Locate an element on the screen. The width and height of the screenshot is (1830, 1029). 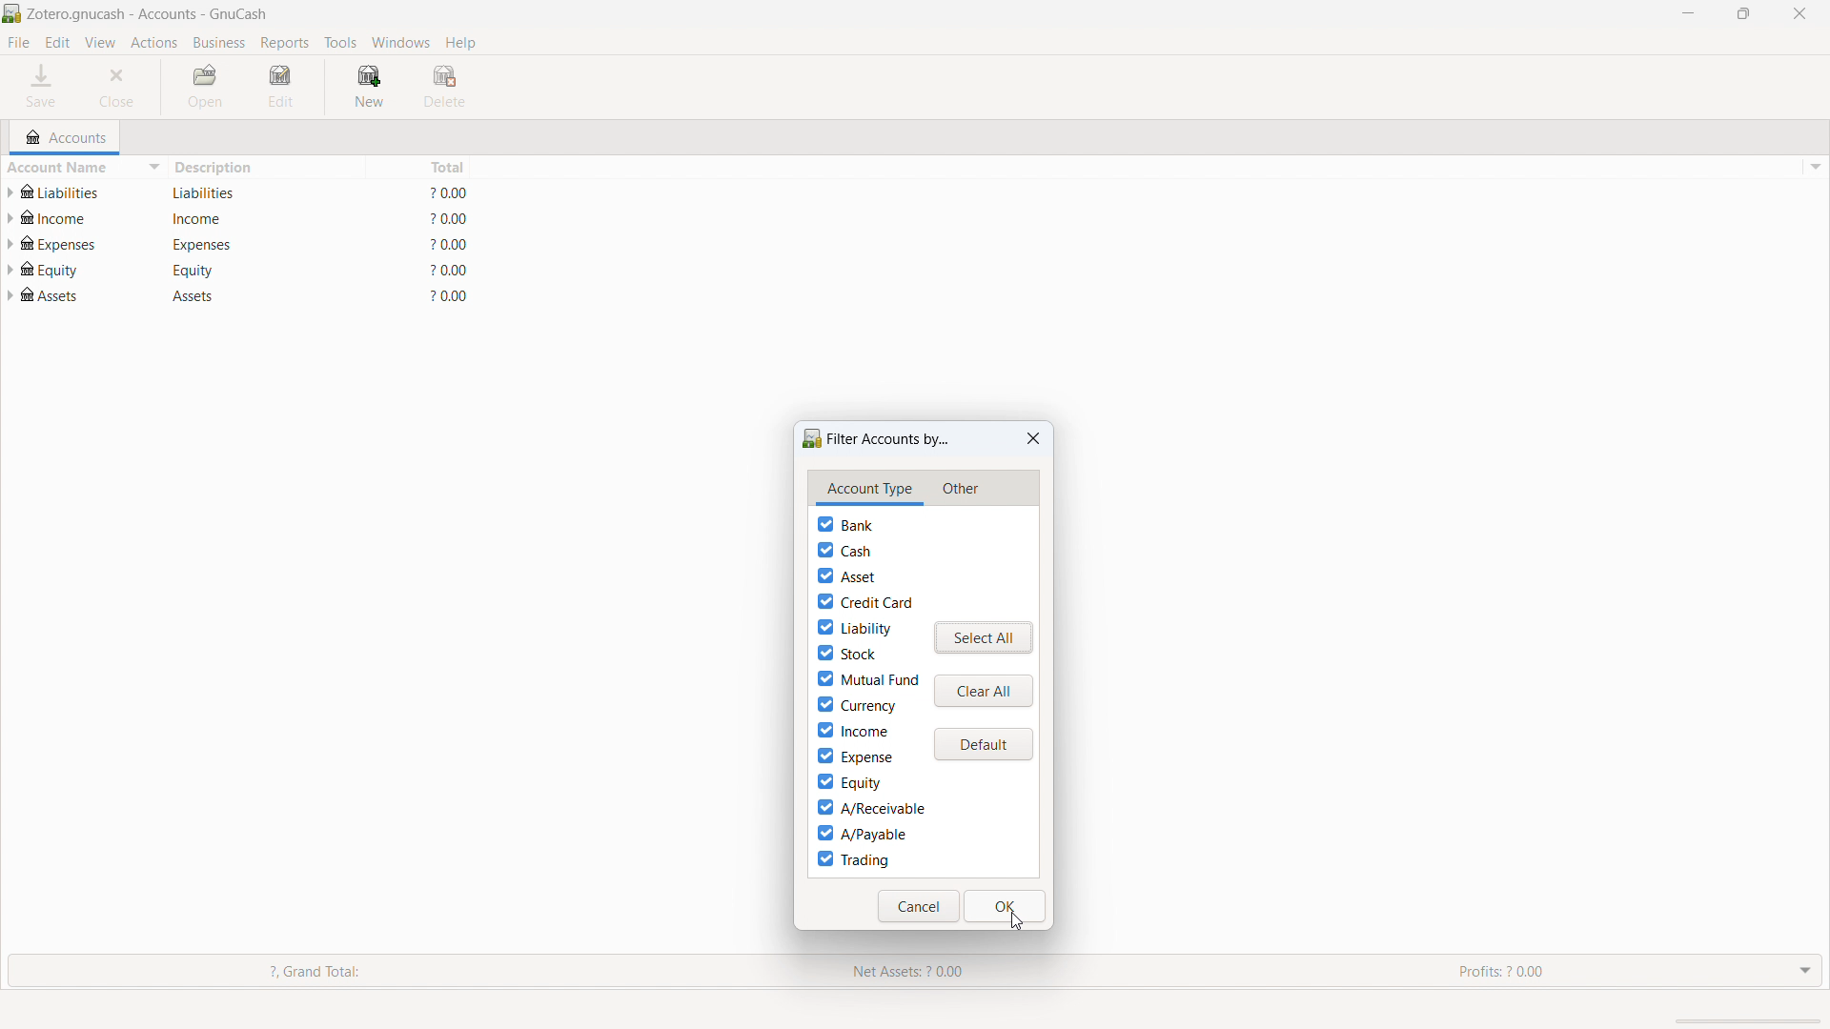
scrollbar is located at coordinates (1752, 1021).